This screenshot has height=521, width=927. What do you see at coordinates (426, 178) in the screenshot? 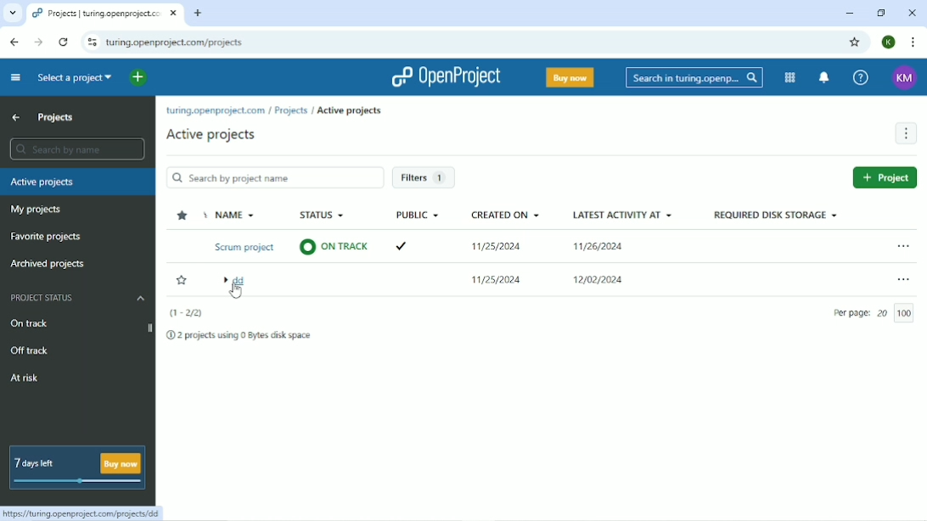
I see `Filters` at bounding box center [426, 178].